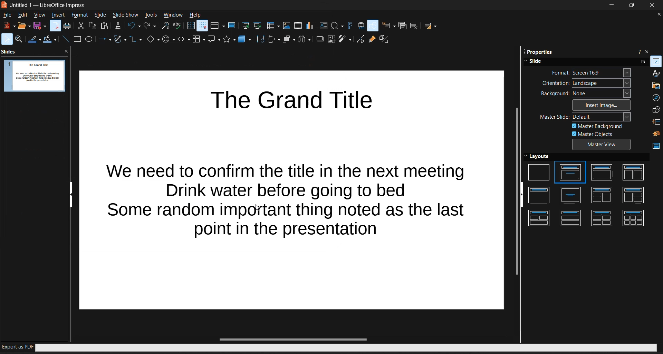 The image size is (663, 354). Describe the element at coordinates (195, 16) in the screenshot. I see `help` at that location.